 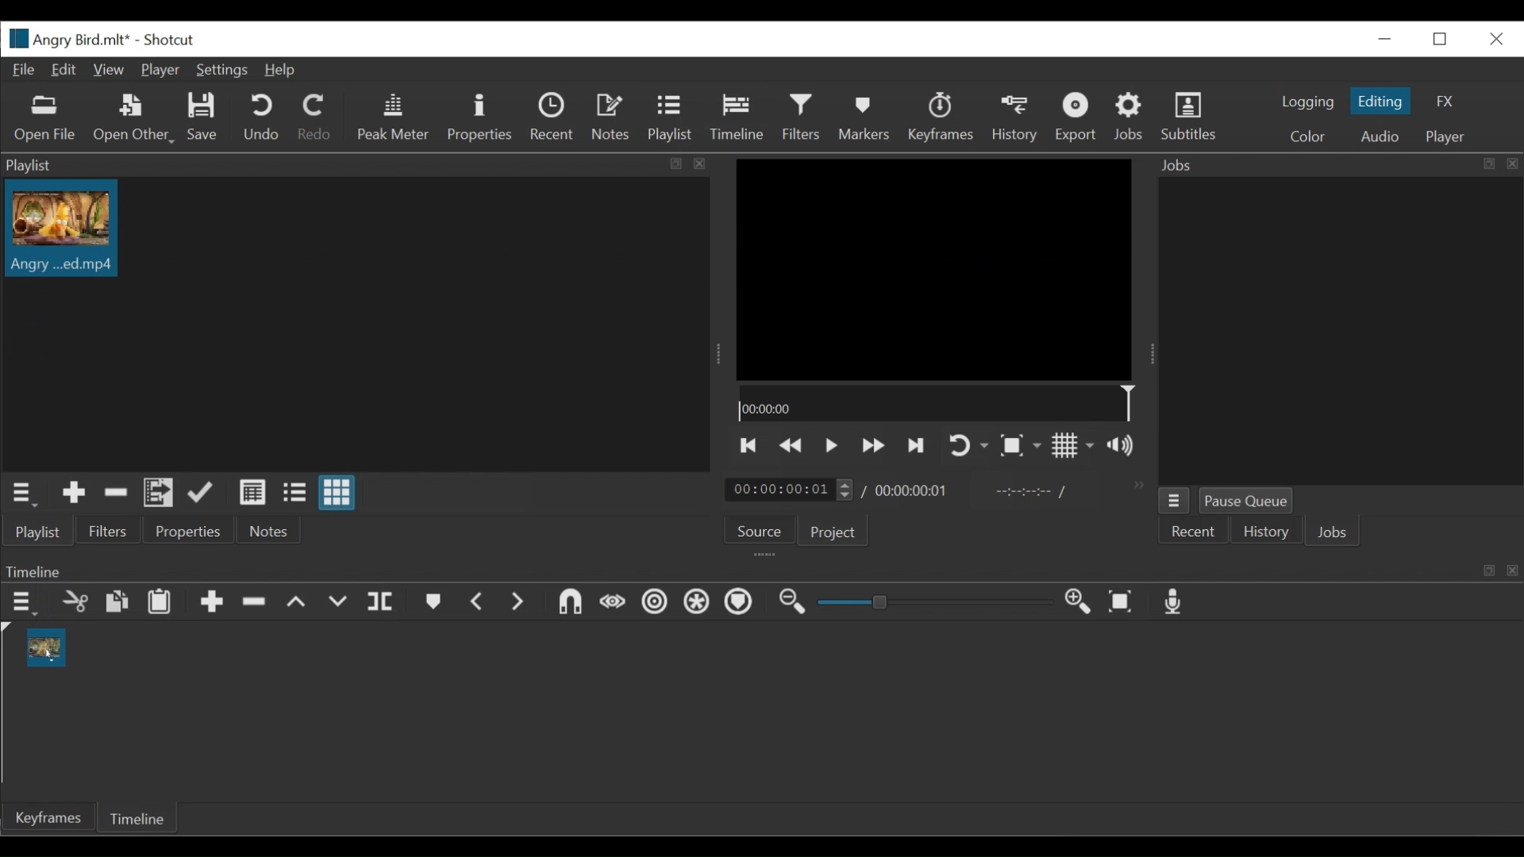 What do you see at coordinates (339, 493) in the screenshot?
I see `View as icons` at bounding box center [339, 493].